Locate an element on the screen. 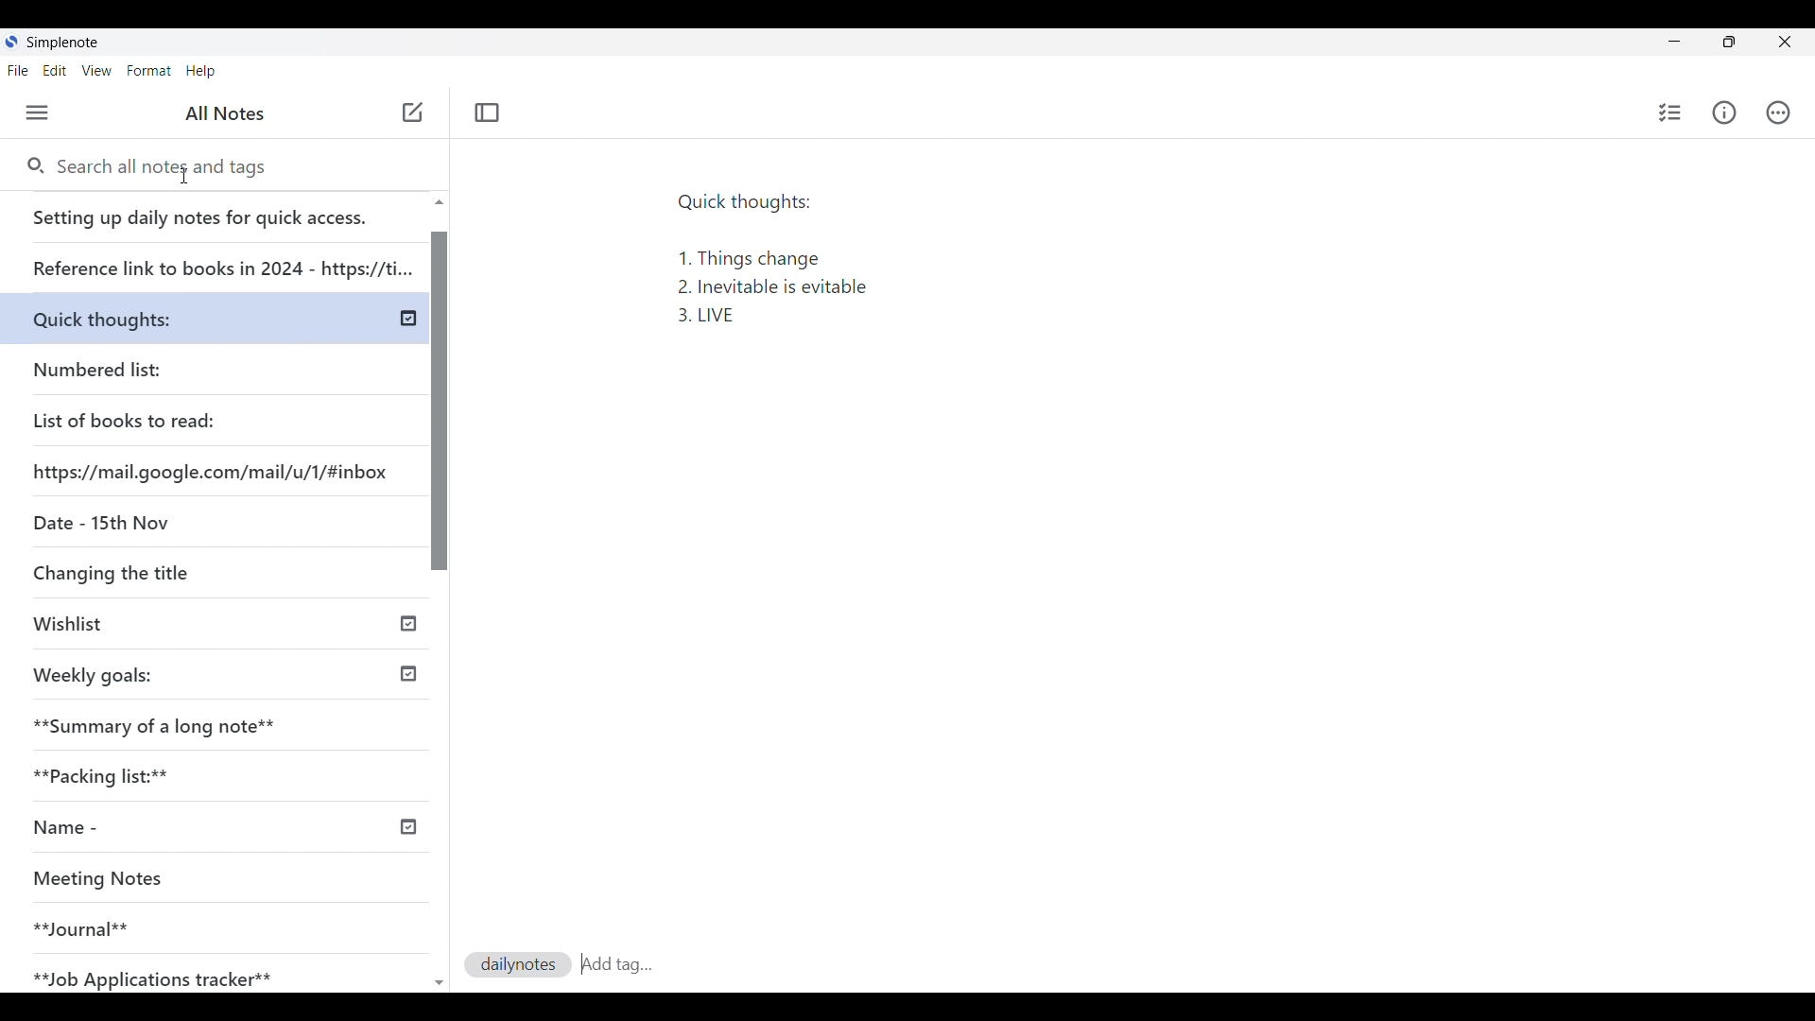 Image resolution: width=1815 pixels, height=1021 pixels. Menu is located at coordinates (37, 112).